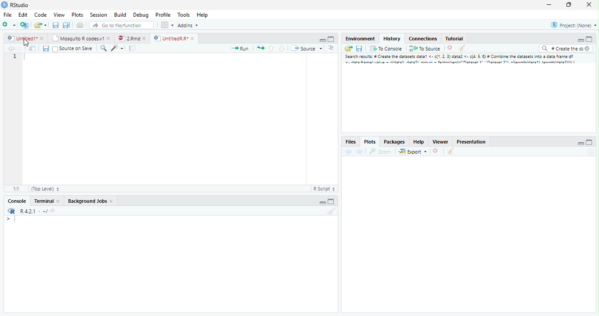 This screenshot has width=599, height=316. I want to click on Zoom, so click(379, 152).